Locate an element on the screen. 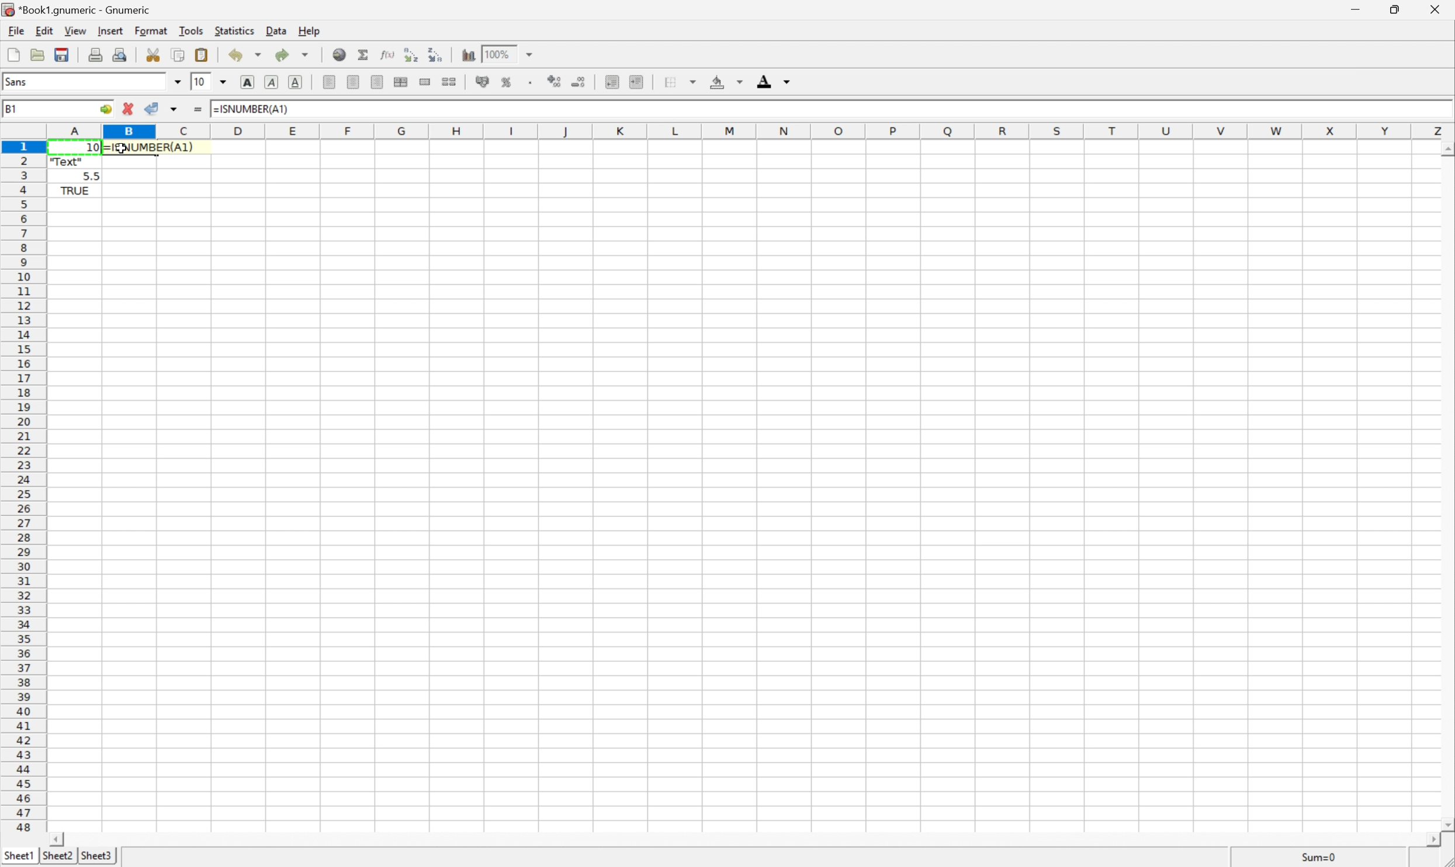 This screenshot has width=1455, height=867. Drop Down is located at coordinates (224, 81).